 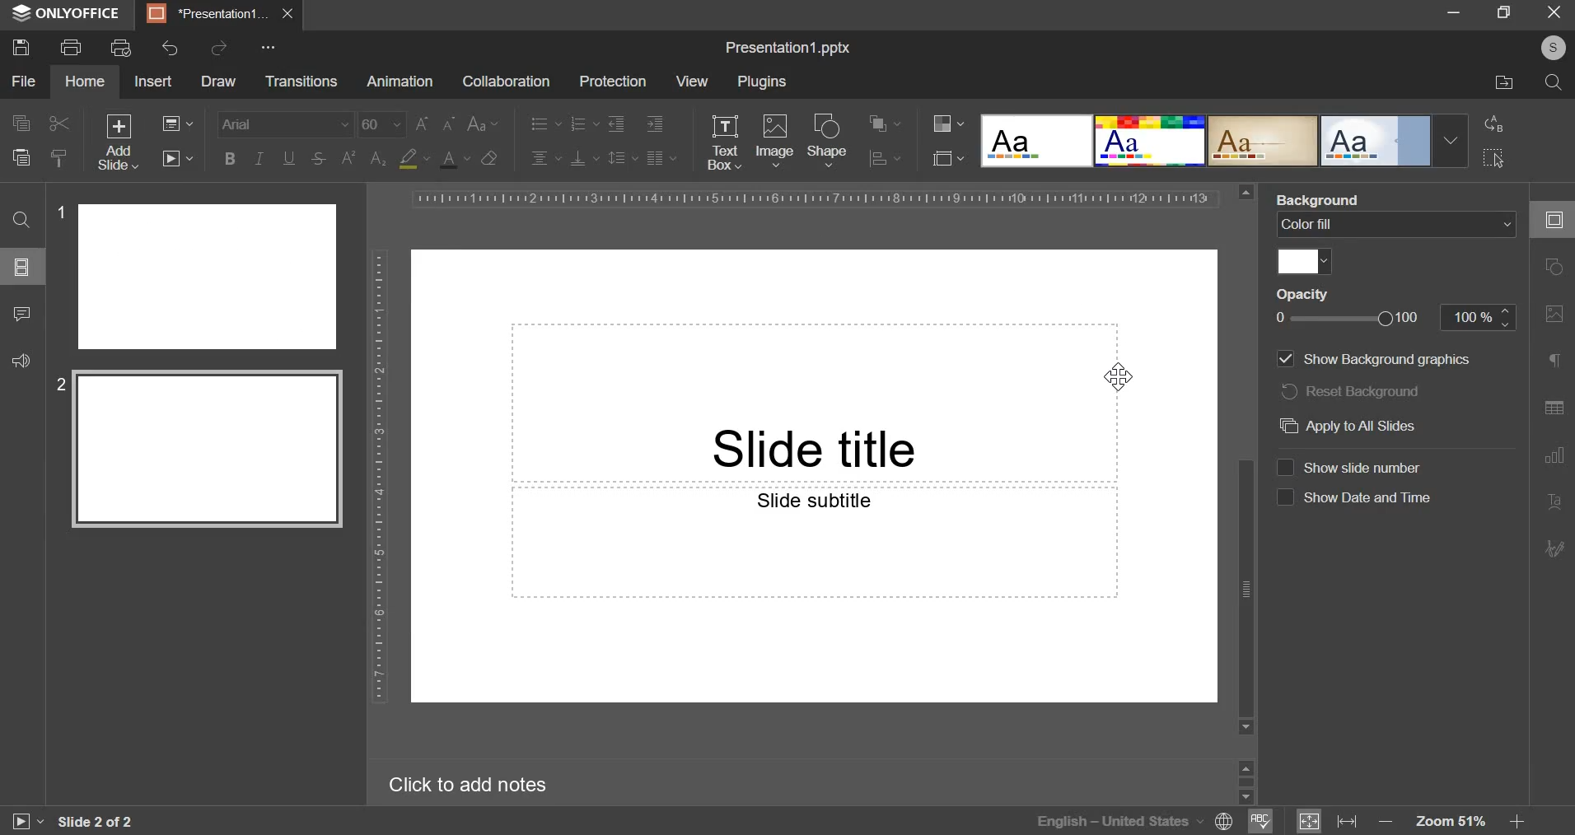 What do you see at coordinates (1311, 295) in the screenshot?
I see `opacity` at bounding box center [1311, 295].